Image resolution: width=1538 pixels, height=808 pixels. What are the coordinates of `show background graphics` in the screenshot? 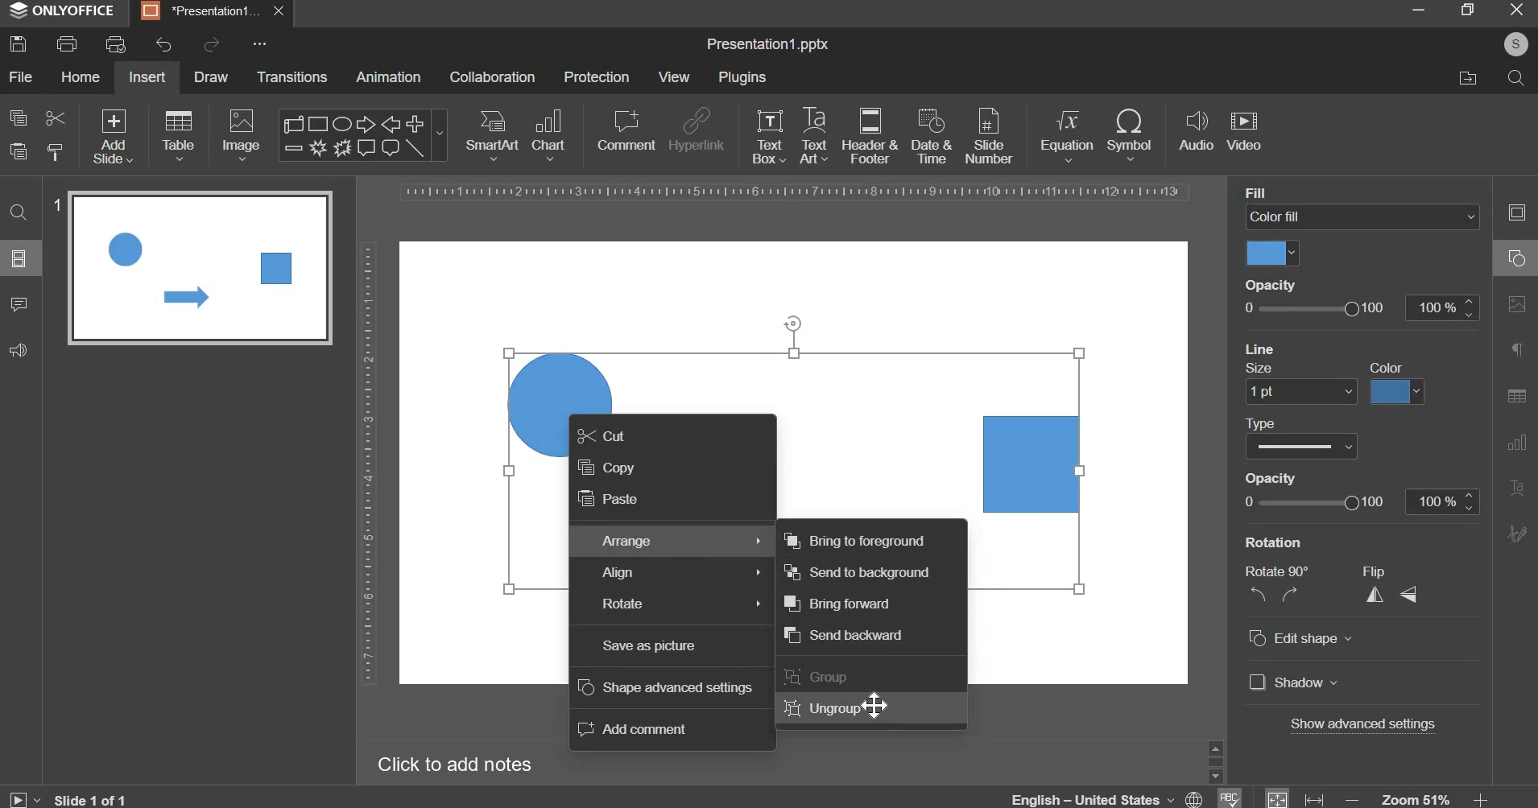 It's located at (1343, 347).